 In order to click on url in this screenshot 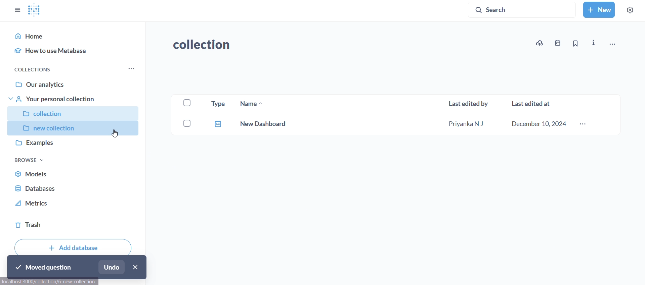, I will do `click(49, 282)`.